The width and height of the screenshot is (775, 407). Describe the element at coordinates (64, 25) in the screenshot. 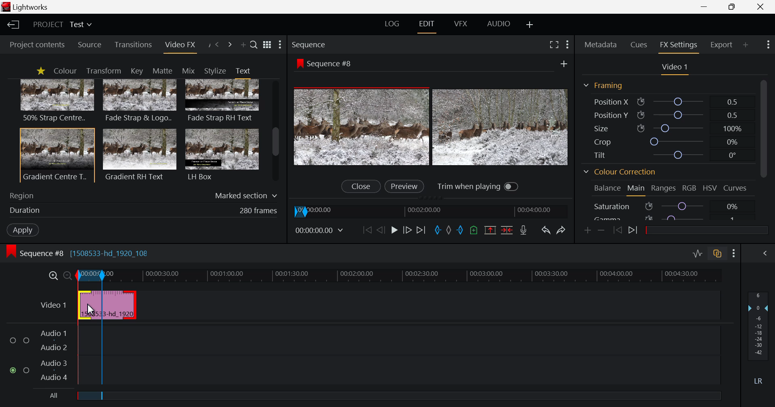

I see `Project title` at that location.